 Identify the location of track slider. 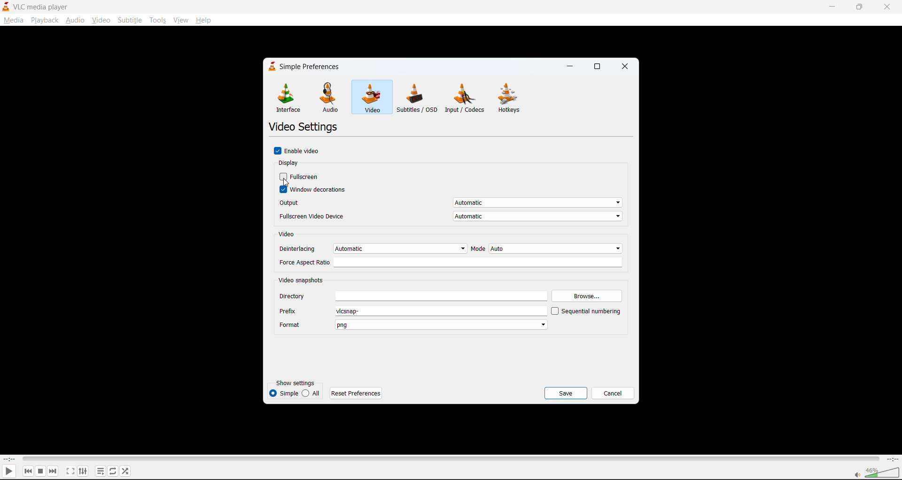
(448, 458).